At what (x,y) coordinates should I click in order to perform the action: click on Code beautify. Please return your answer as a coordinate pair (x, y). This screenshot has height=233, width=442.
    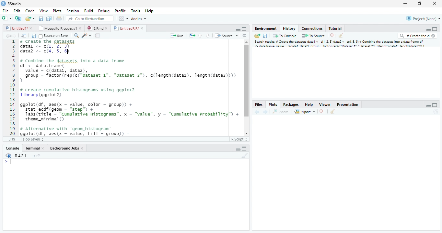
    Looking at the image, I should click on (87, 36).